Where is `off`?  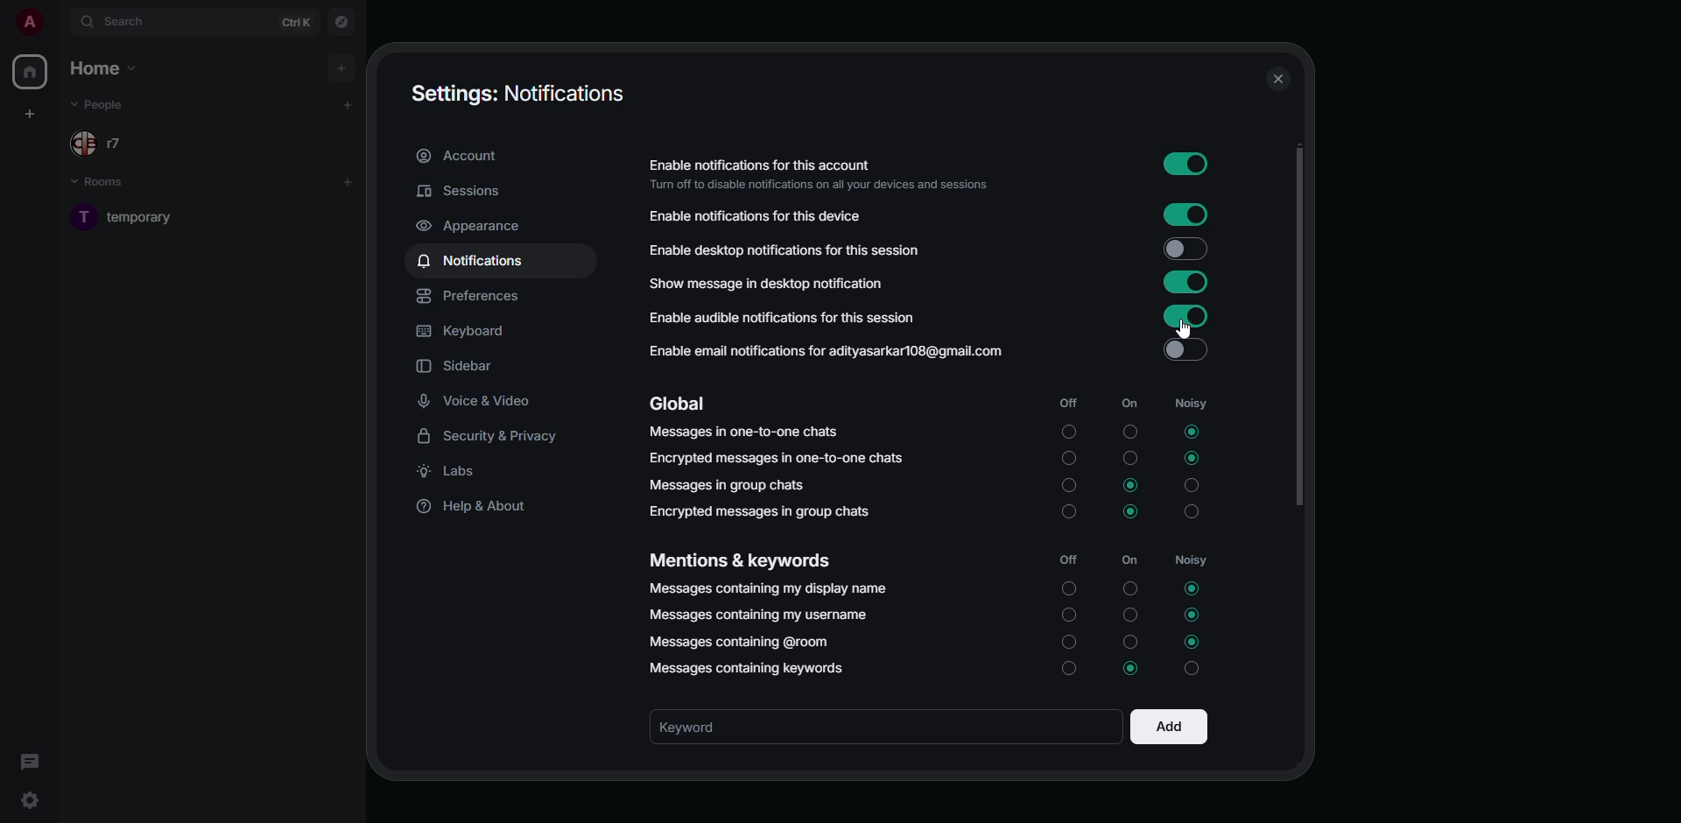
off is located at coordinates (1068, 433).